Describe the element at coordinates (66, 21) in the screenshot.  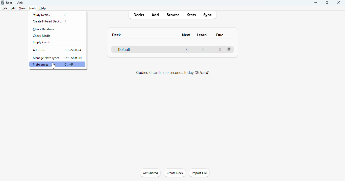
I see `F` at that location.